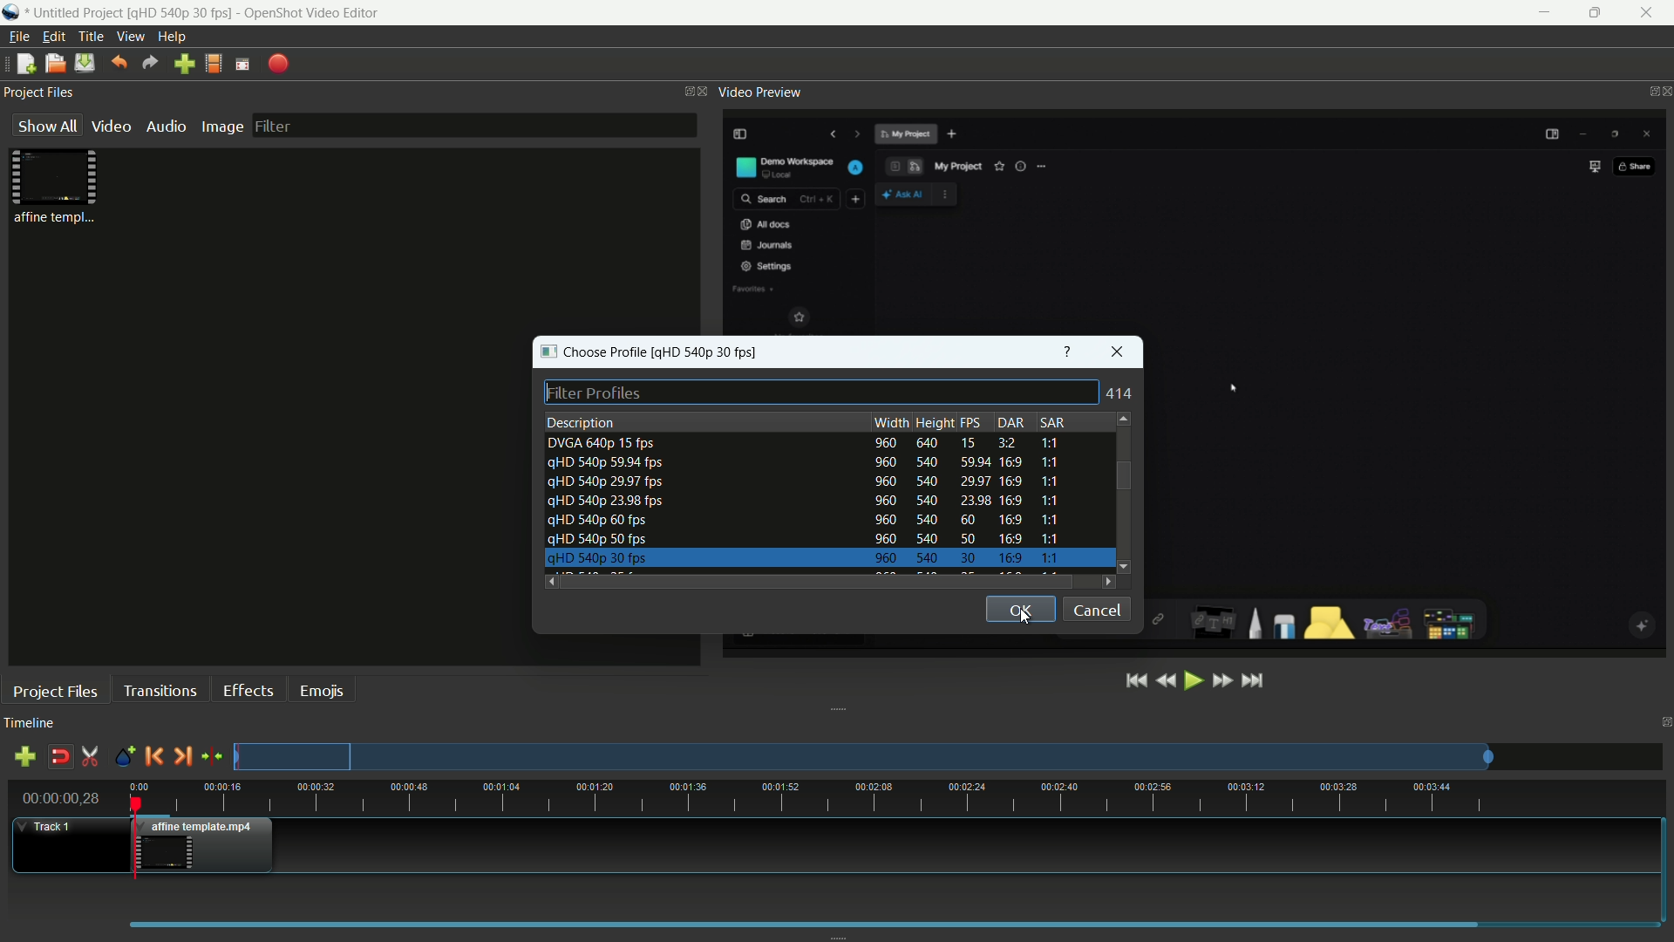  Describe the element at coordinates (172, 37) in the screenshot. I see `help menu` at that location.